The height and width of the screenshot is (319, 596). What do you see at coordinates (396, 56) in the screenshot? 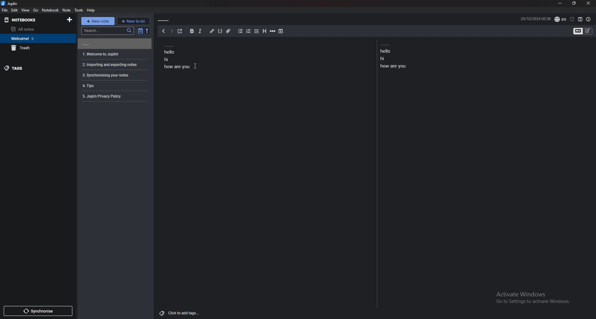
I see `note text` at bounding box center [396, 56].